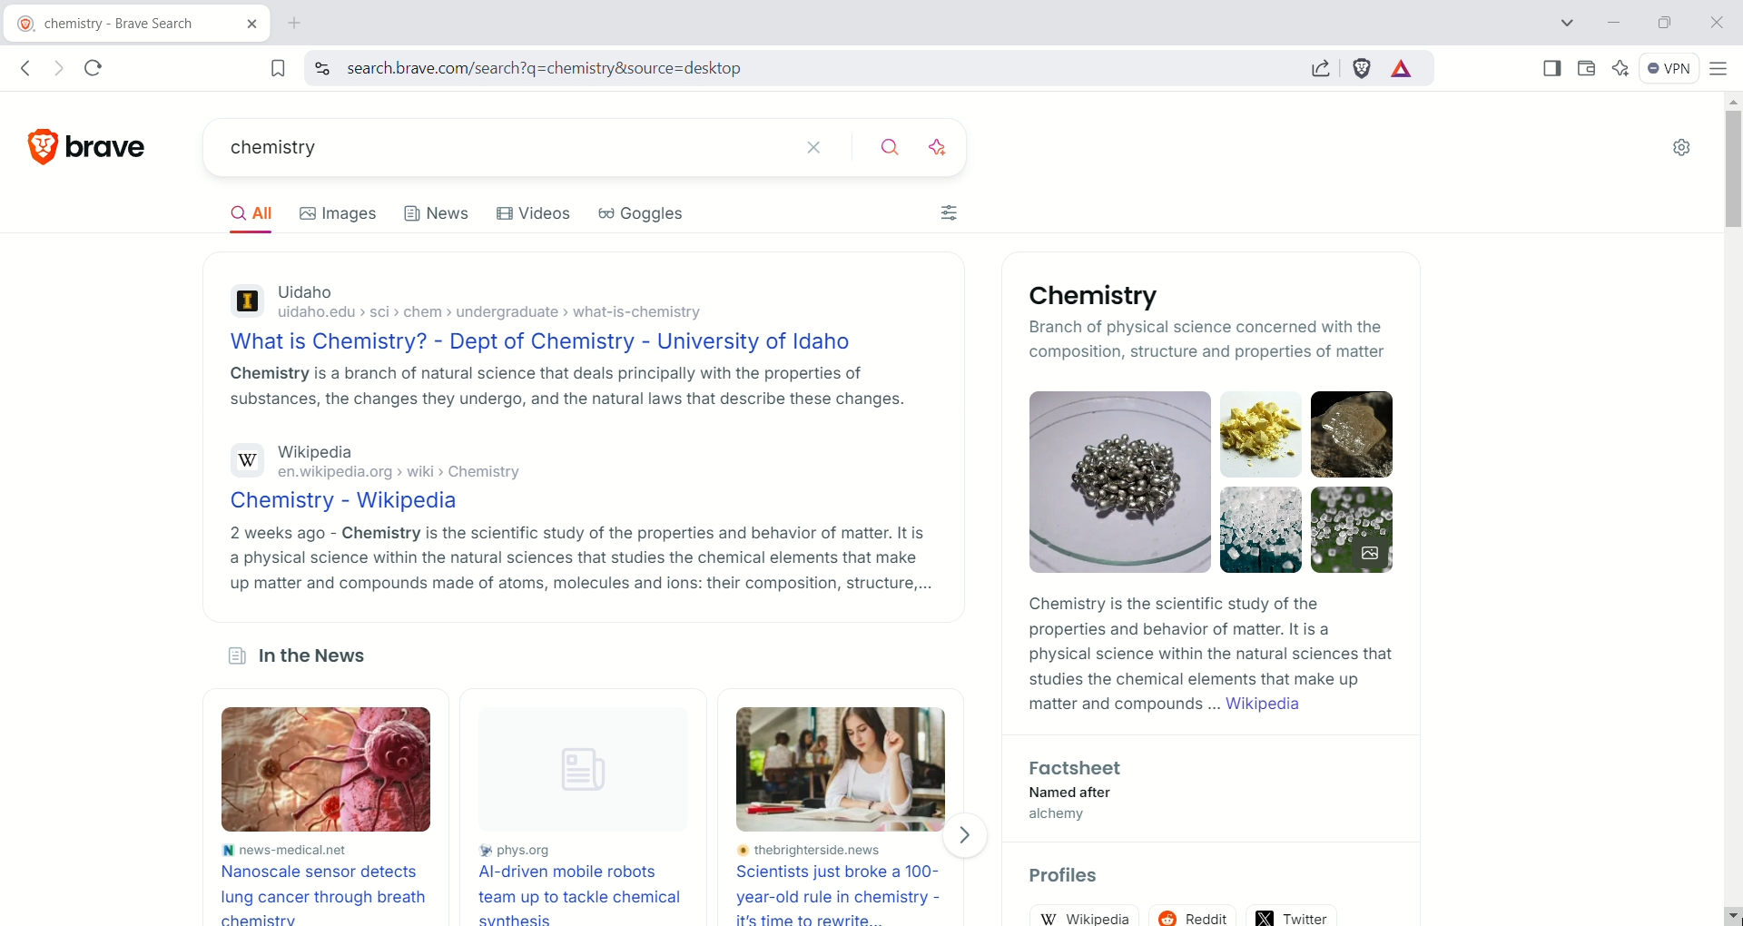  I want to click on News-medical.net Nanoscale sensor detects lung cancer through breath chemistry, so click(323, 882).